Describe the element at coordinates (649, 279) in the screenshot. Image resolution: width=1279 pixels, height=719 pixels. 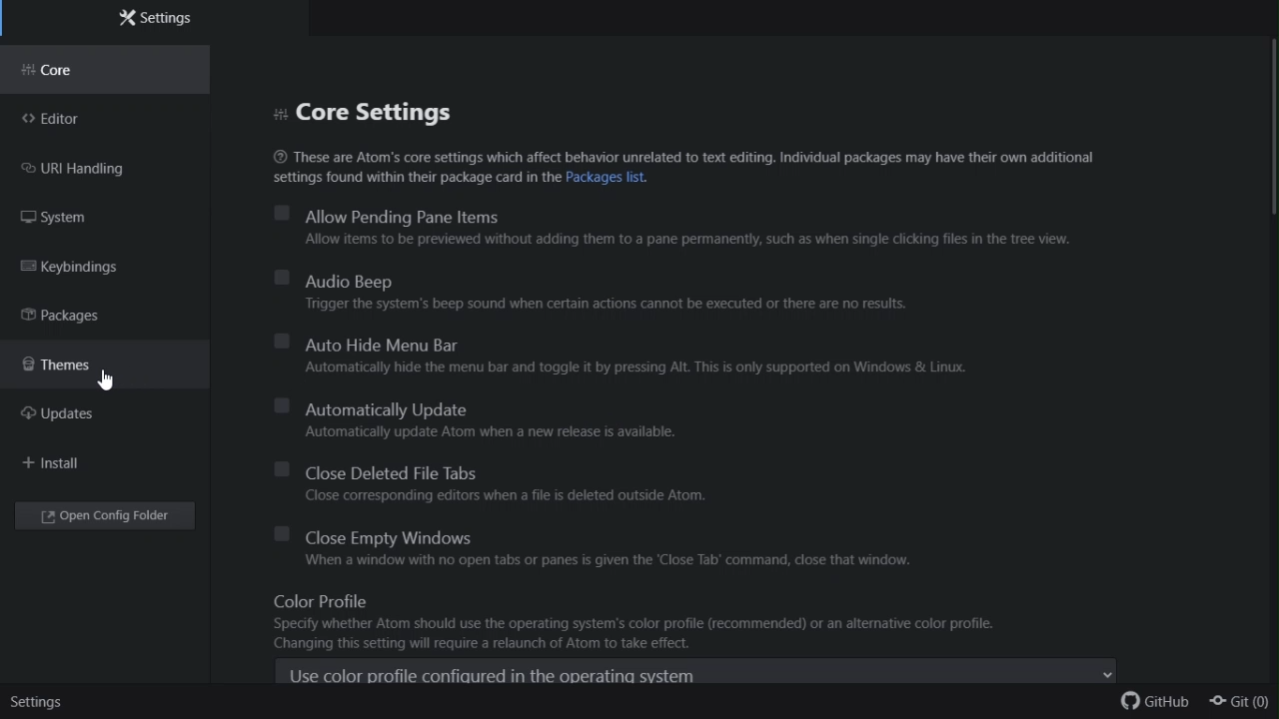
I see `Audio beep` at that location.